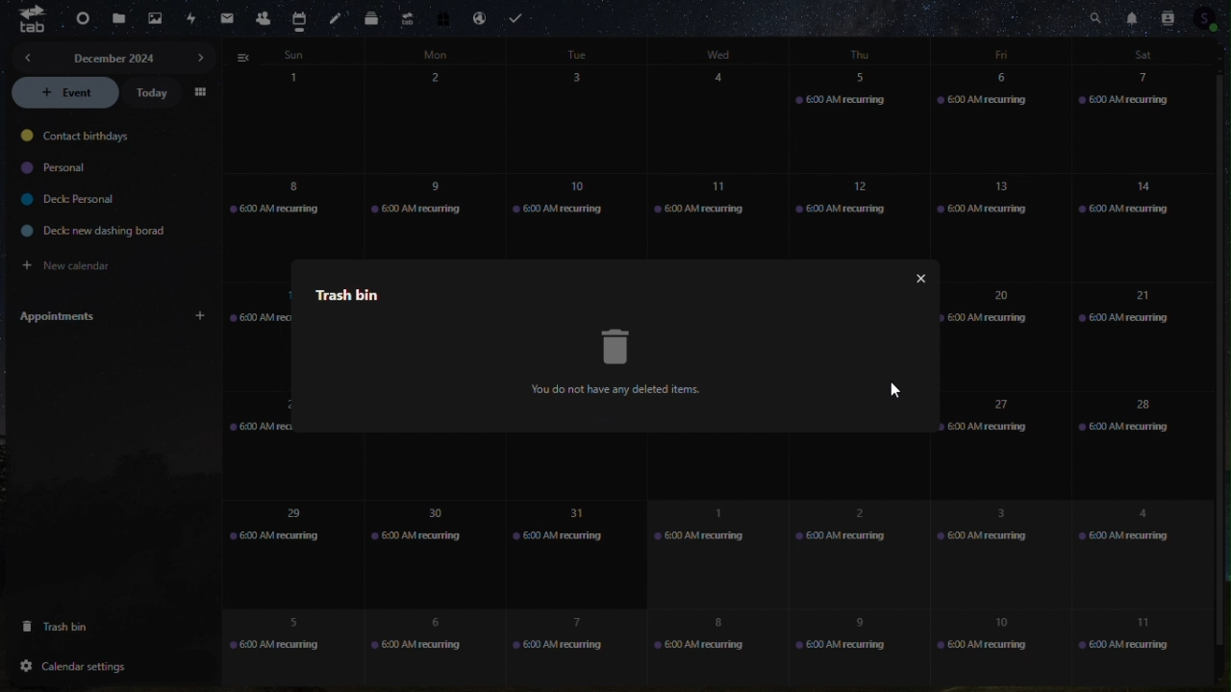  I want to click on photos, so click(152, 19).